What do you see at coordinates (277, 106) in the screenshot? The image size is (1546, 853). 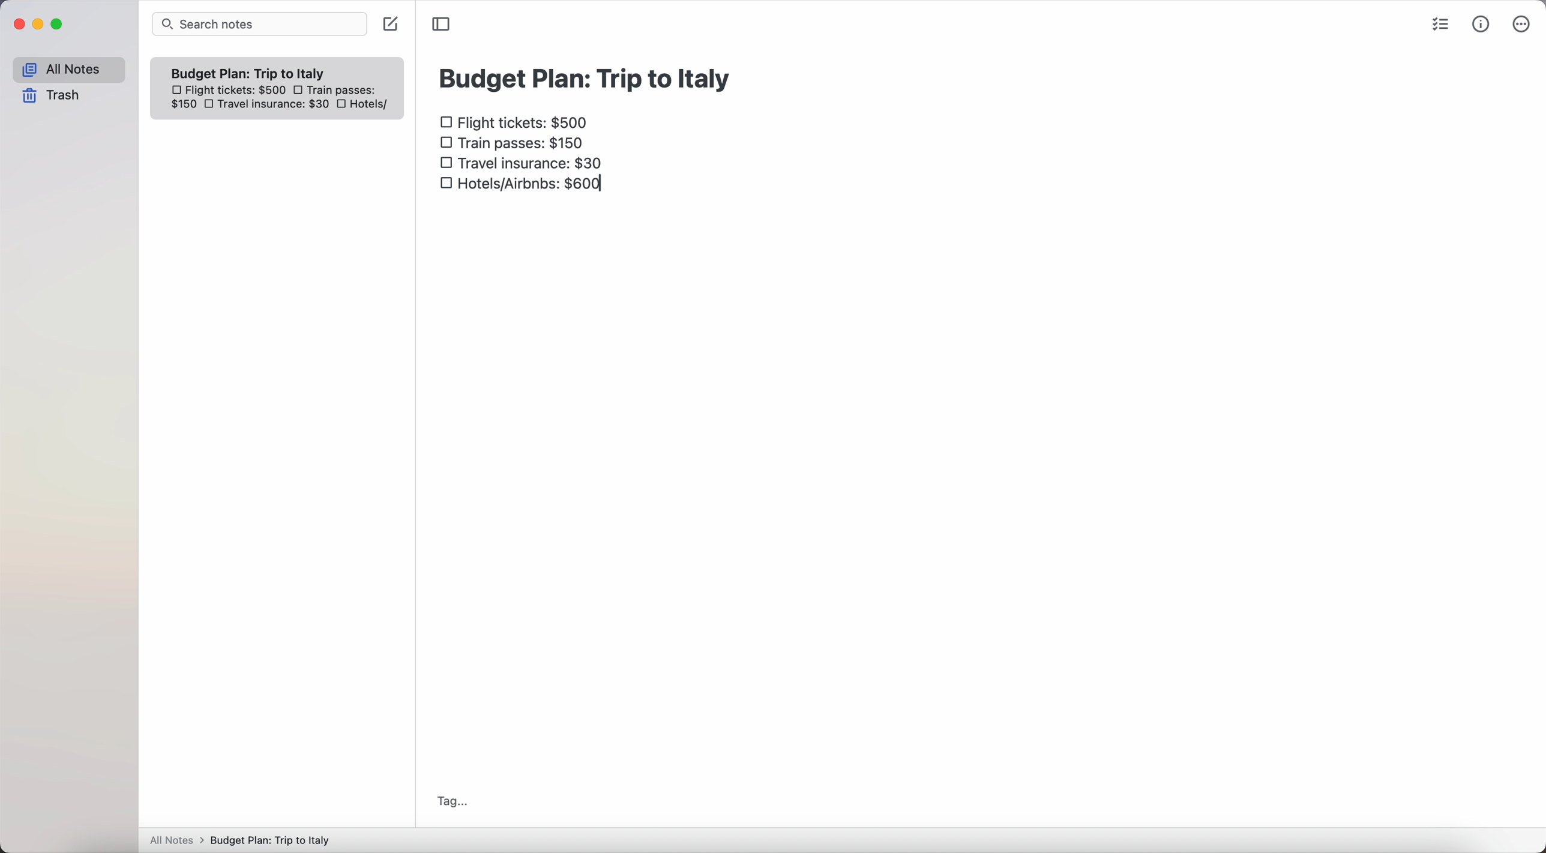 I see `travel insurance: $30` at bounding box center [277, 106].